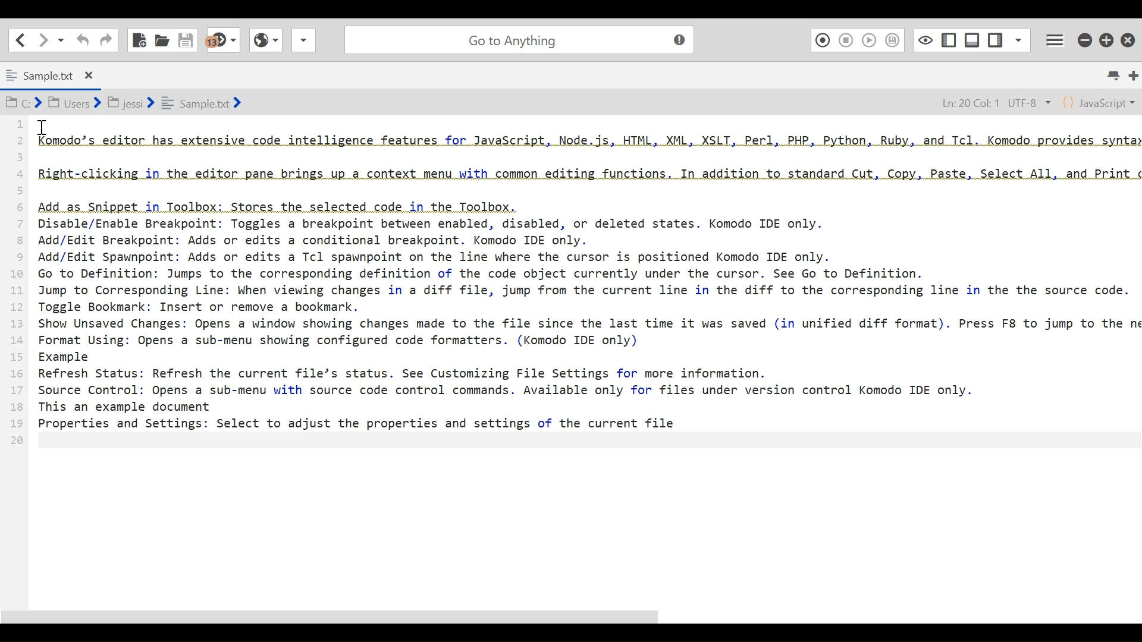 The width and height of the screenshot is (1142, 642). Describe the element at coordinates (1057, 39) in the screenshot. I see `Application menu` at that location.